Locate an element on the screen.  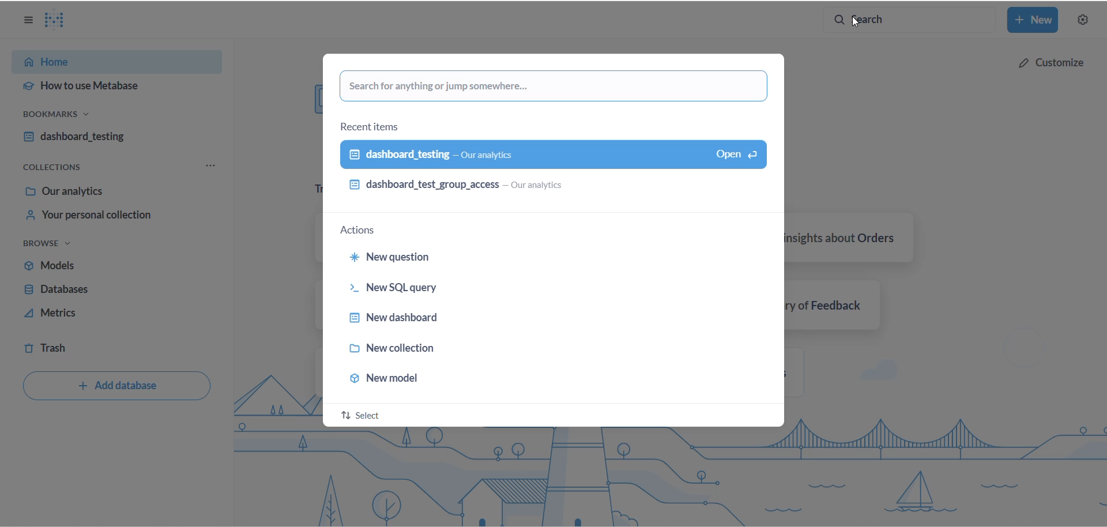
select is located at coordinates (366, 416).